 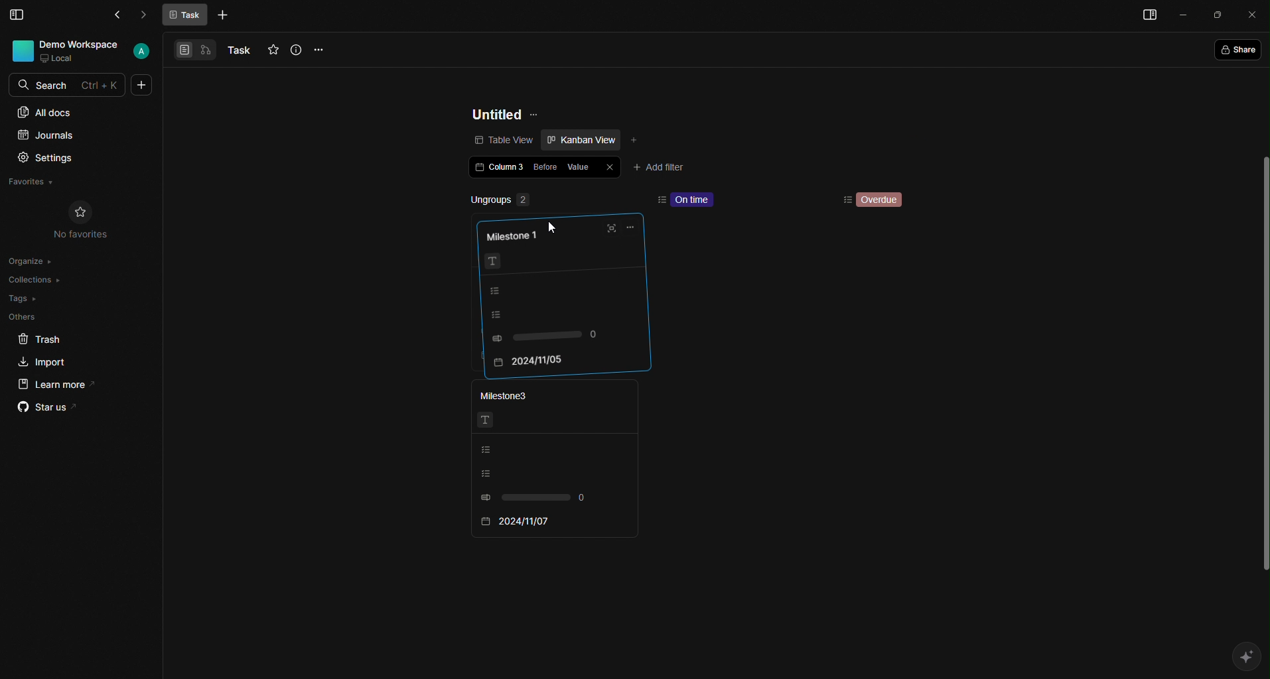 What do you see at coordinates (487, 419) in the screenshot?
I see `Text` at bounding box center [487, 419].